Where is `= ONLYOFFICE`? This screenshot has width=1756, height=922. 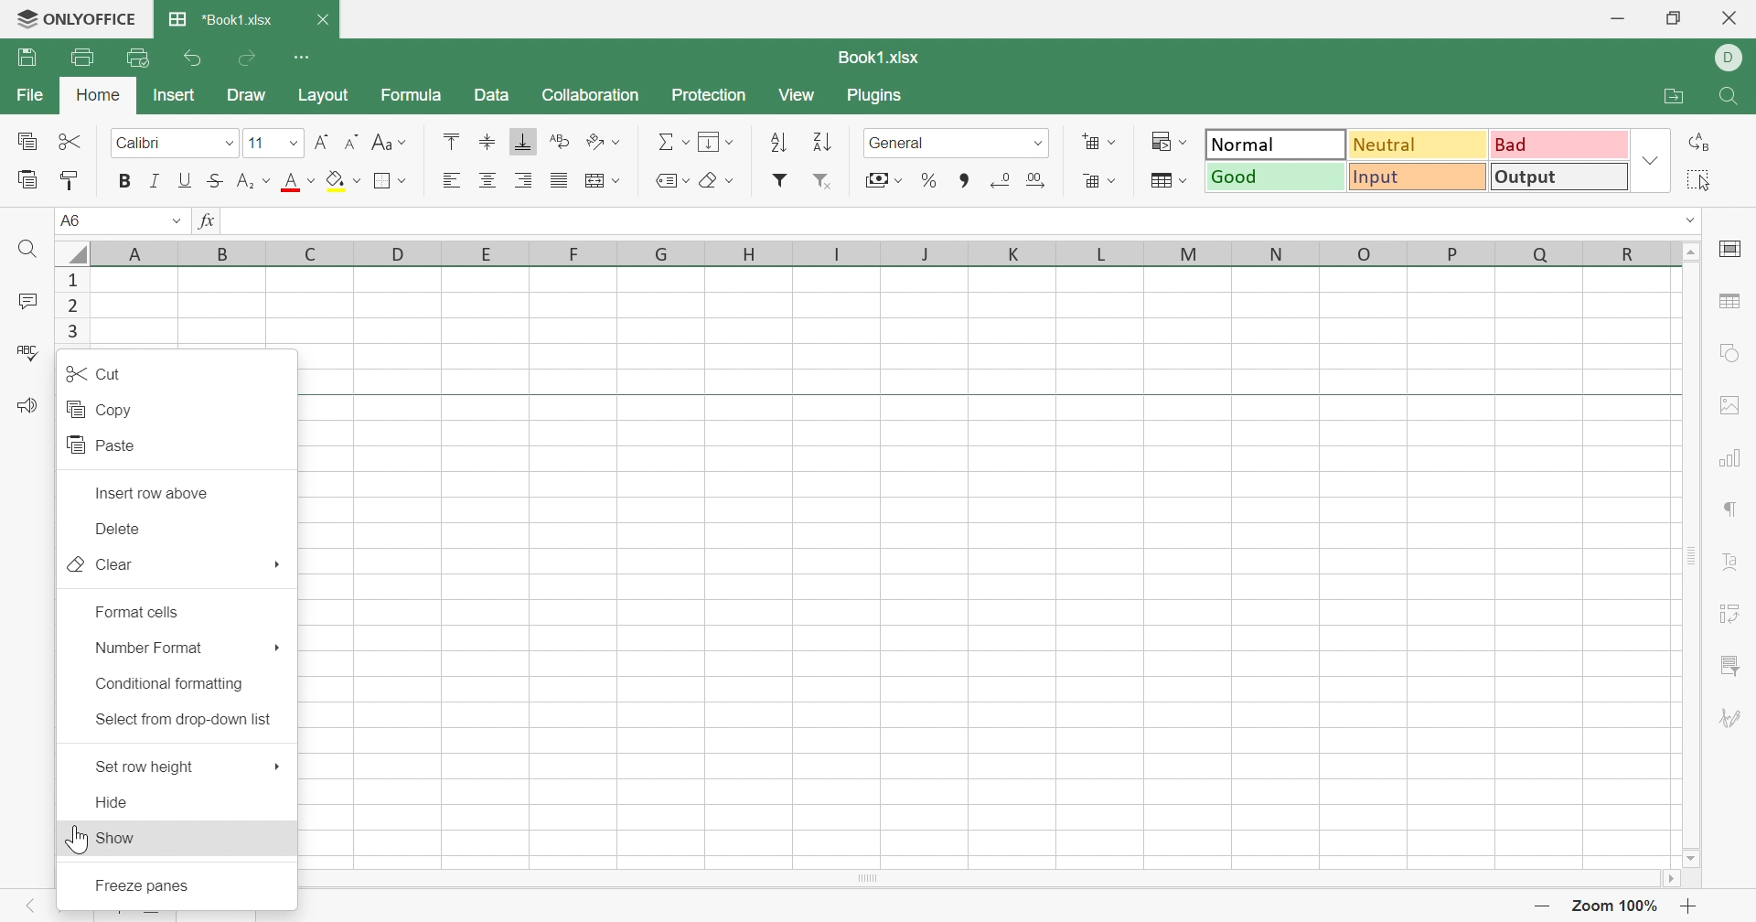
= ONLYOFFICE is located at coordinates (80, 20).